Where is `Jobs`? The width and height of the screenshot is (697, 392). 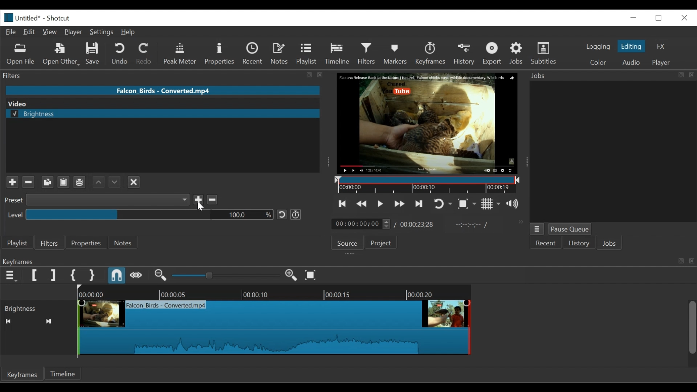 Jobs is located at coordinates (610, 244).